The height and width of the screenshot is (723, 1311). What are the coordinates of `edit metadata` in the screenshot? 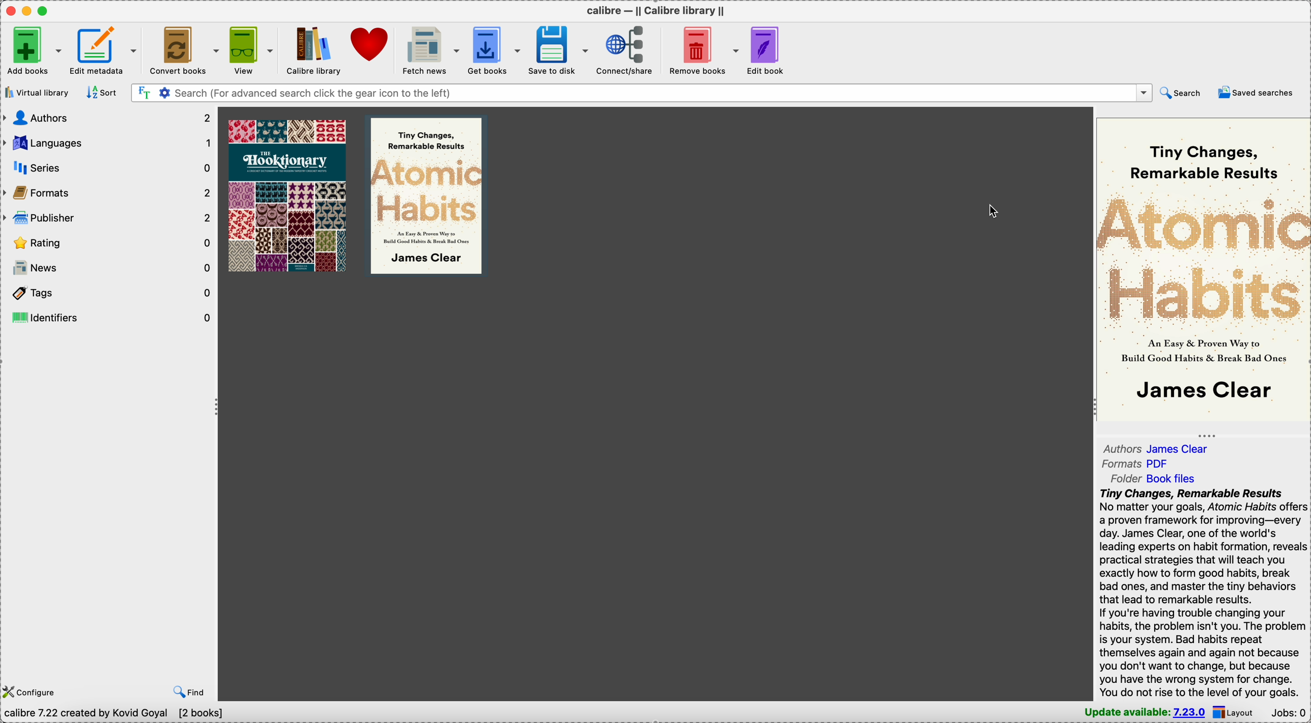 It's located at (102, 51).